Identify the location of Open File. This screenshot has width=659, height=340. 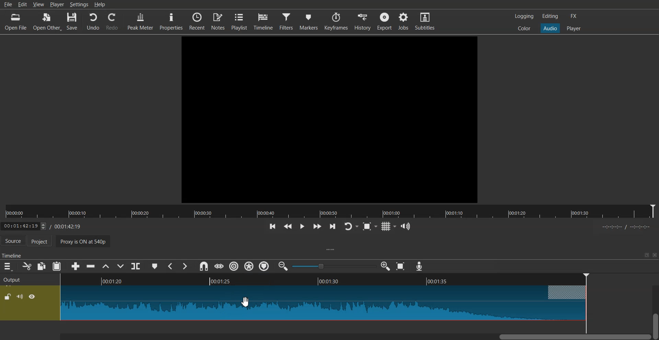
(16, 21).